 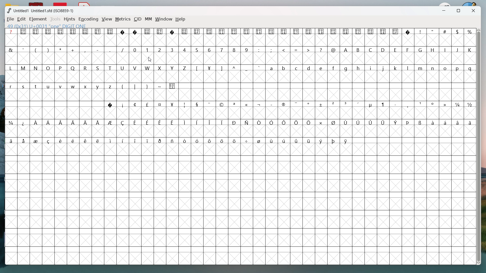 I want to click on Z, so click(x=185, y=68).